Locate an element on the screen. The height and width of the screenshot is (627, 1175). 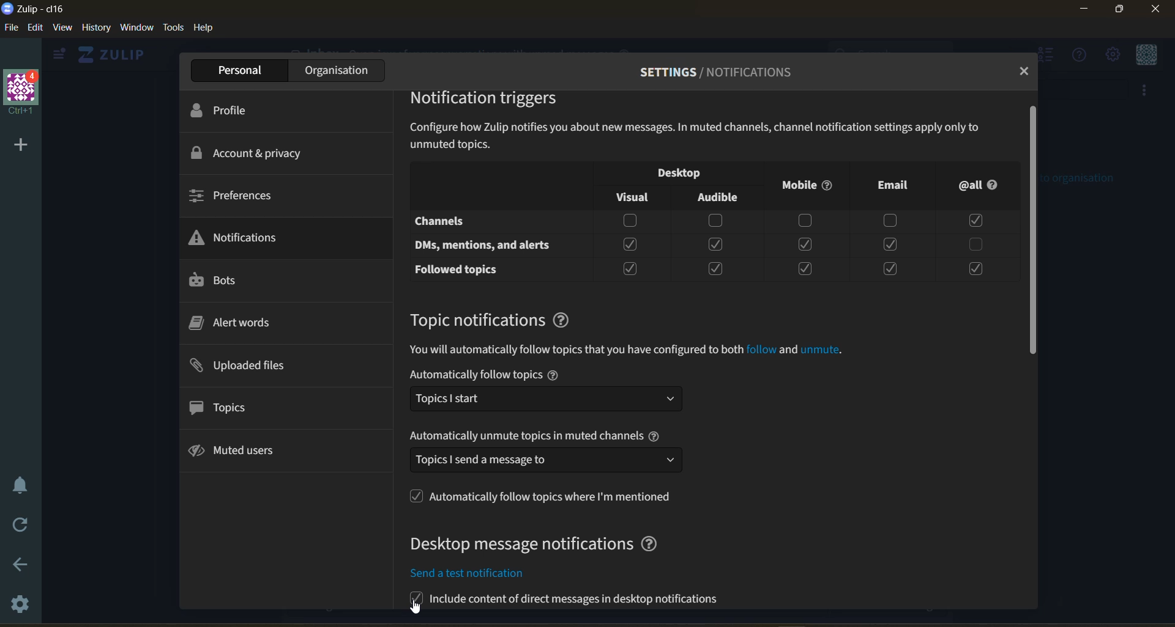
main menu is located at coordinates (1112, 54).